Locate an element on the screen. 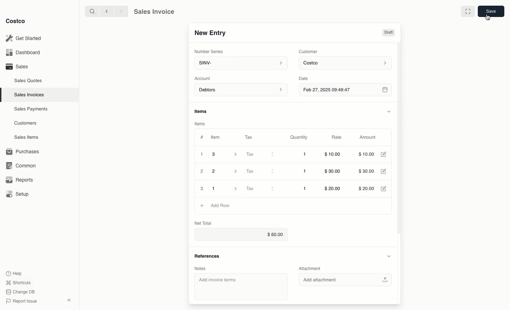  ‘Account is located at coordinates (204, 78).